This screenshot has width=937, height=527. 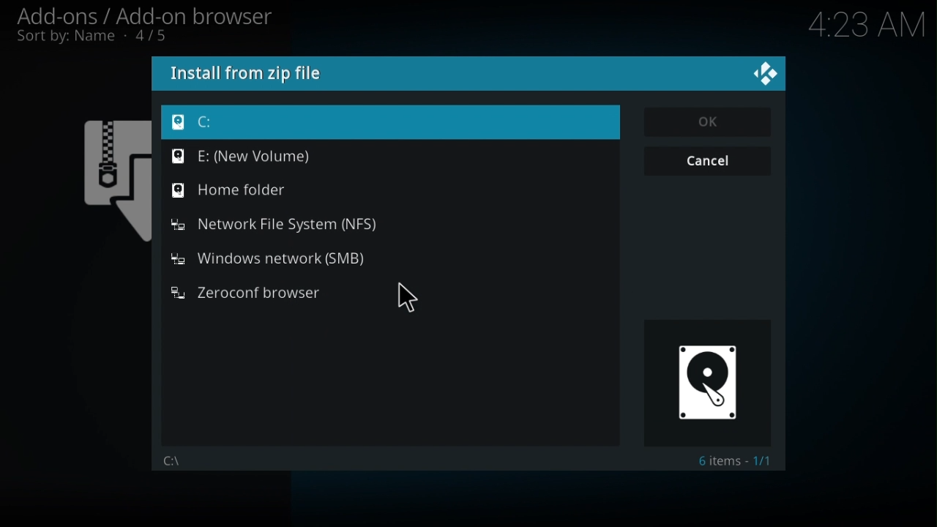 What do you see at coordinates (277, 225) in the screenshot?
I see `Network file system` at bounding box center [277, 225].